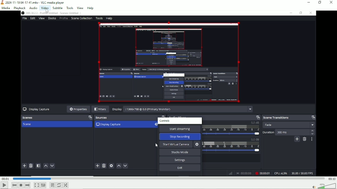  What do you see at coordinates (331, 3) in the screenshot?
I see `Close` at bounding box center [331, 3].